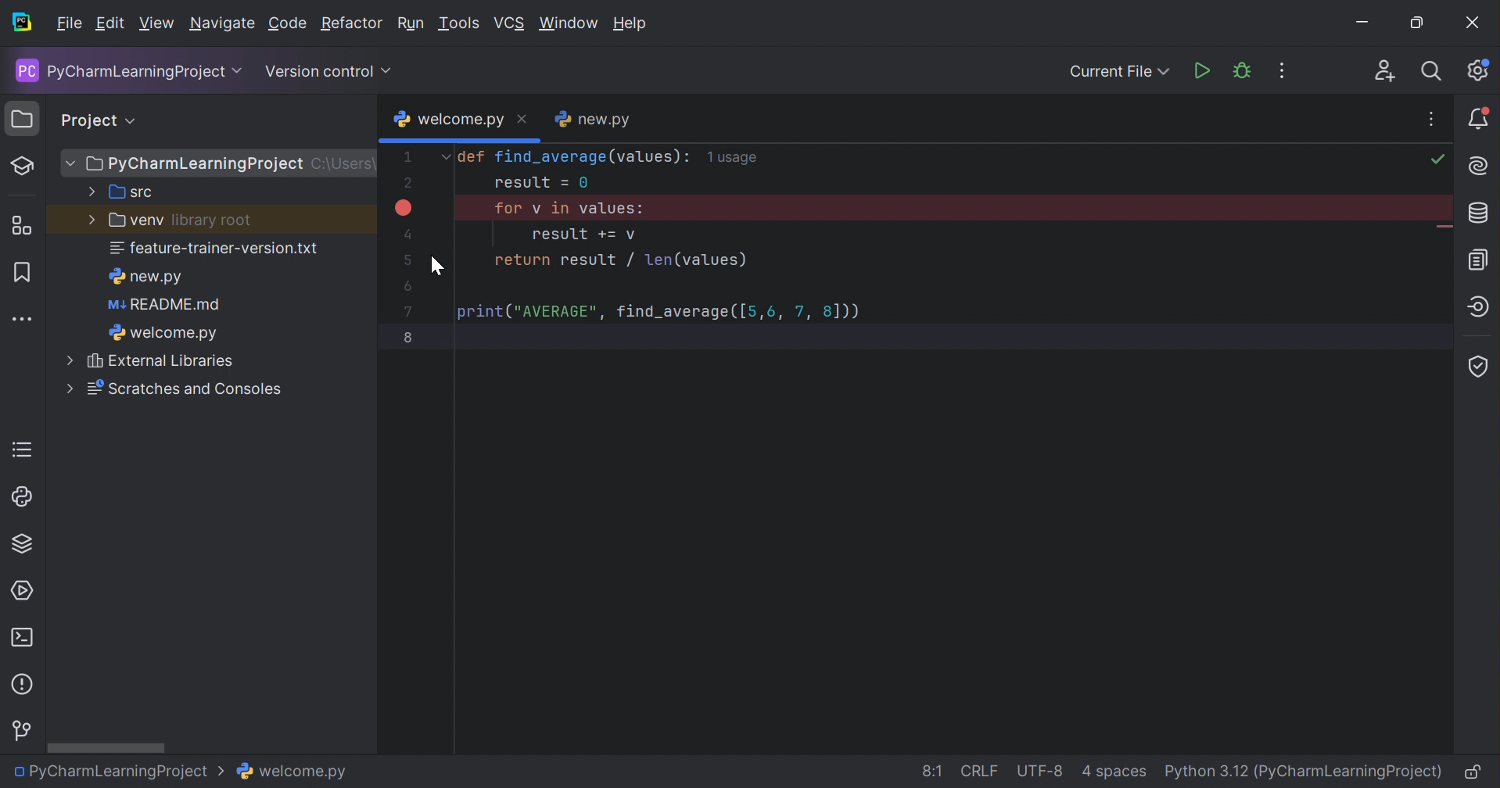 The height and width of the screenshot is (788, 1500). Describe the element at coordinates (1361, 24) in the screenshot. I see `Minimize` at that location.